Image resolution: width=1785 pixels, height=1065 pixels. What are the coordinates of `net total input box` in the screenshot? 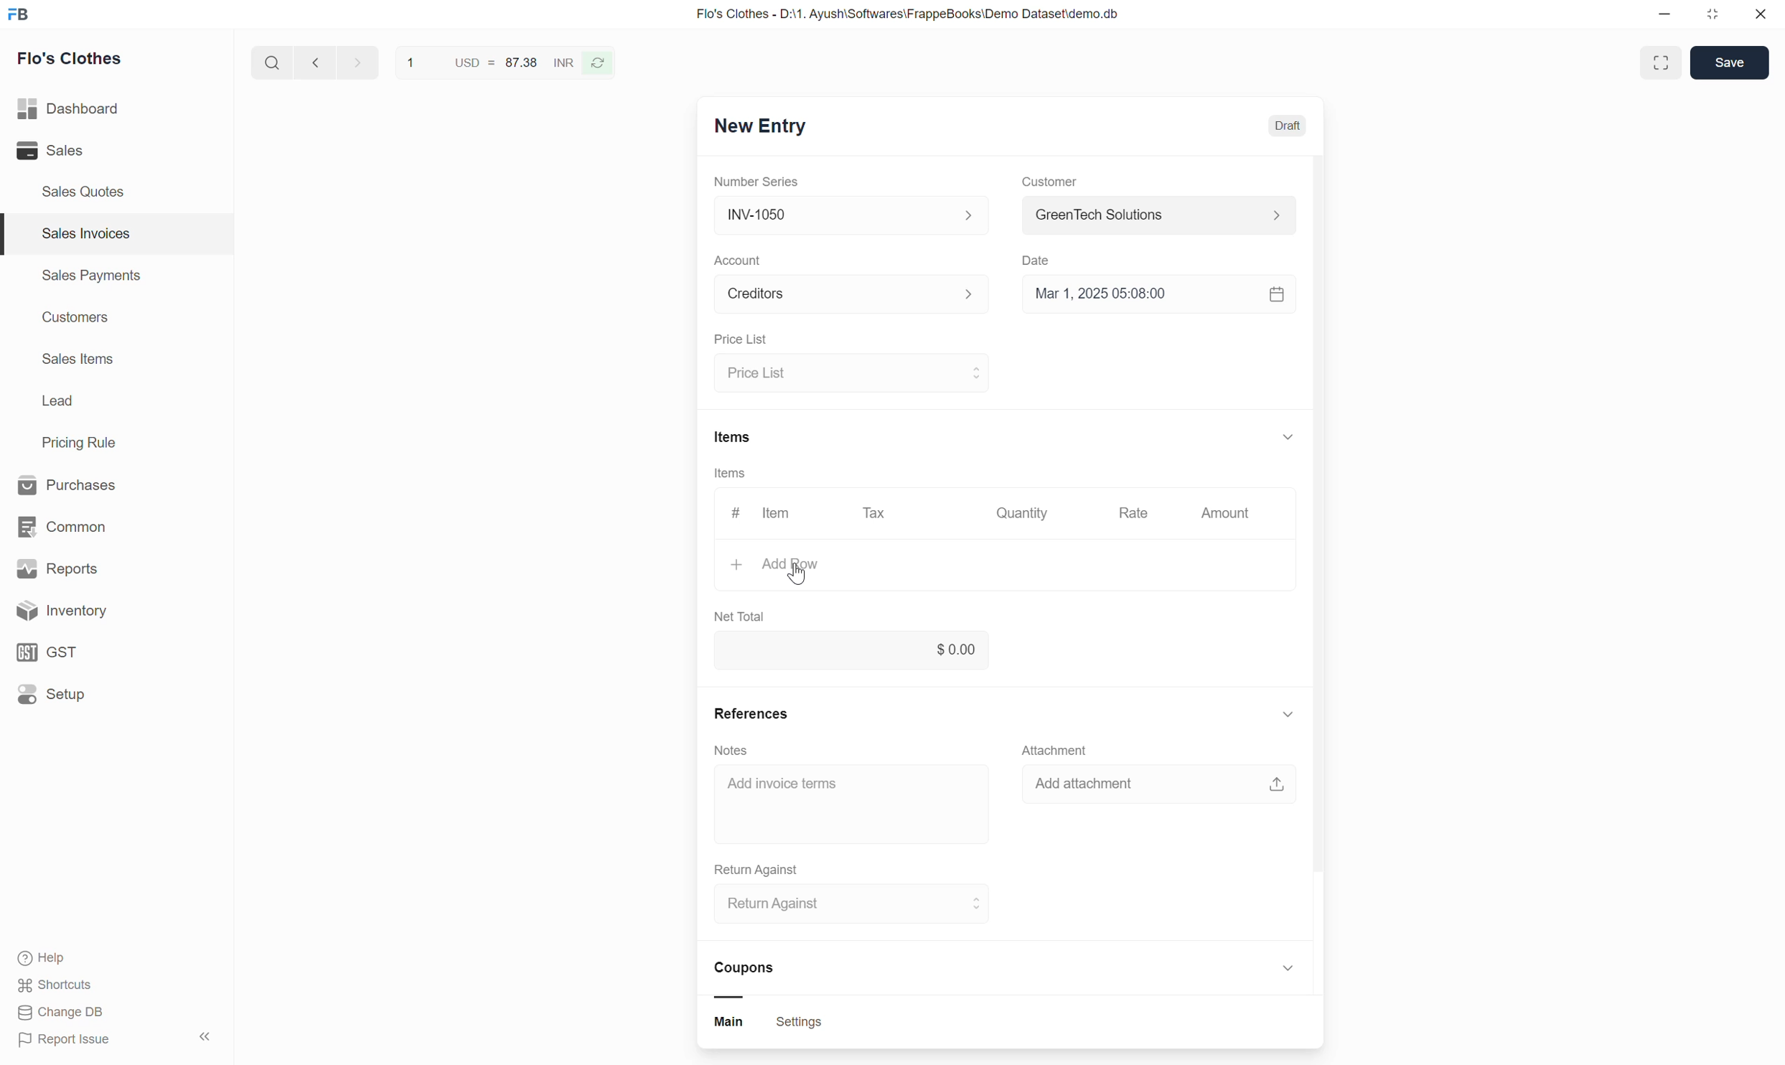 It's located at (852, 654).